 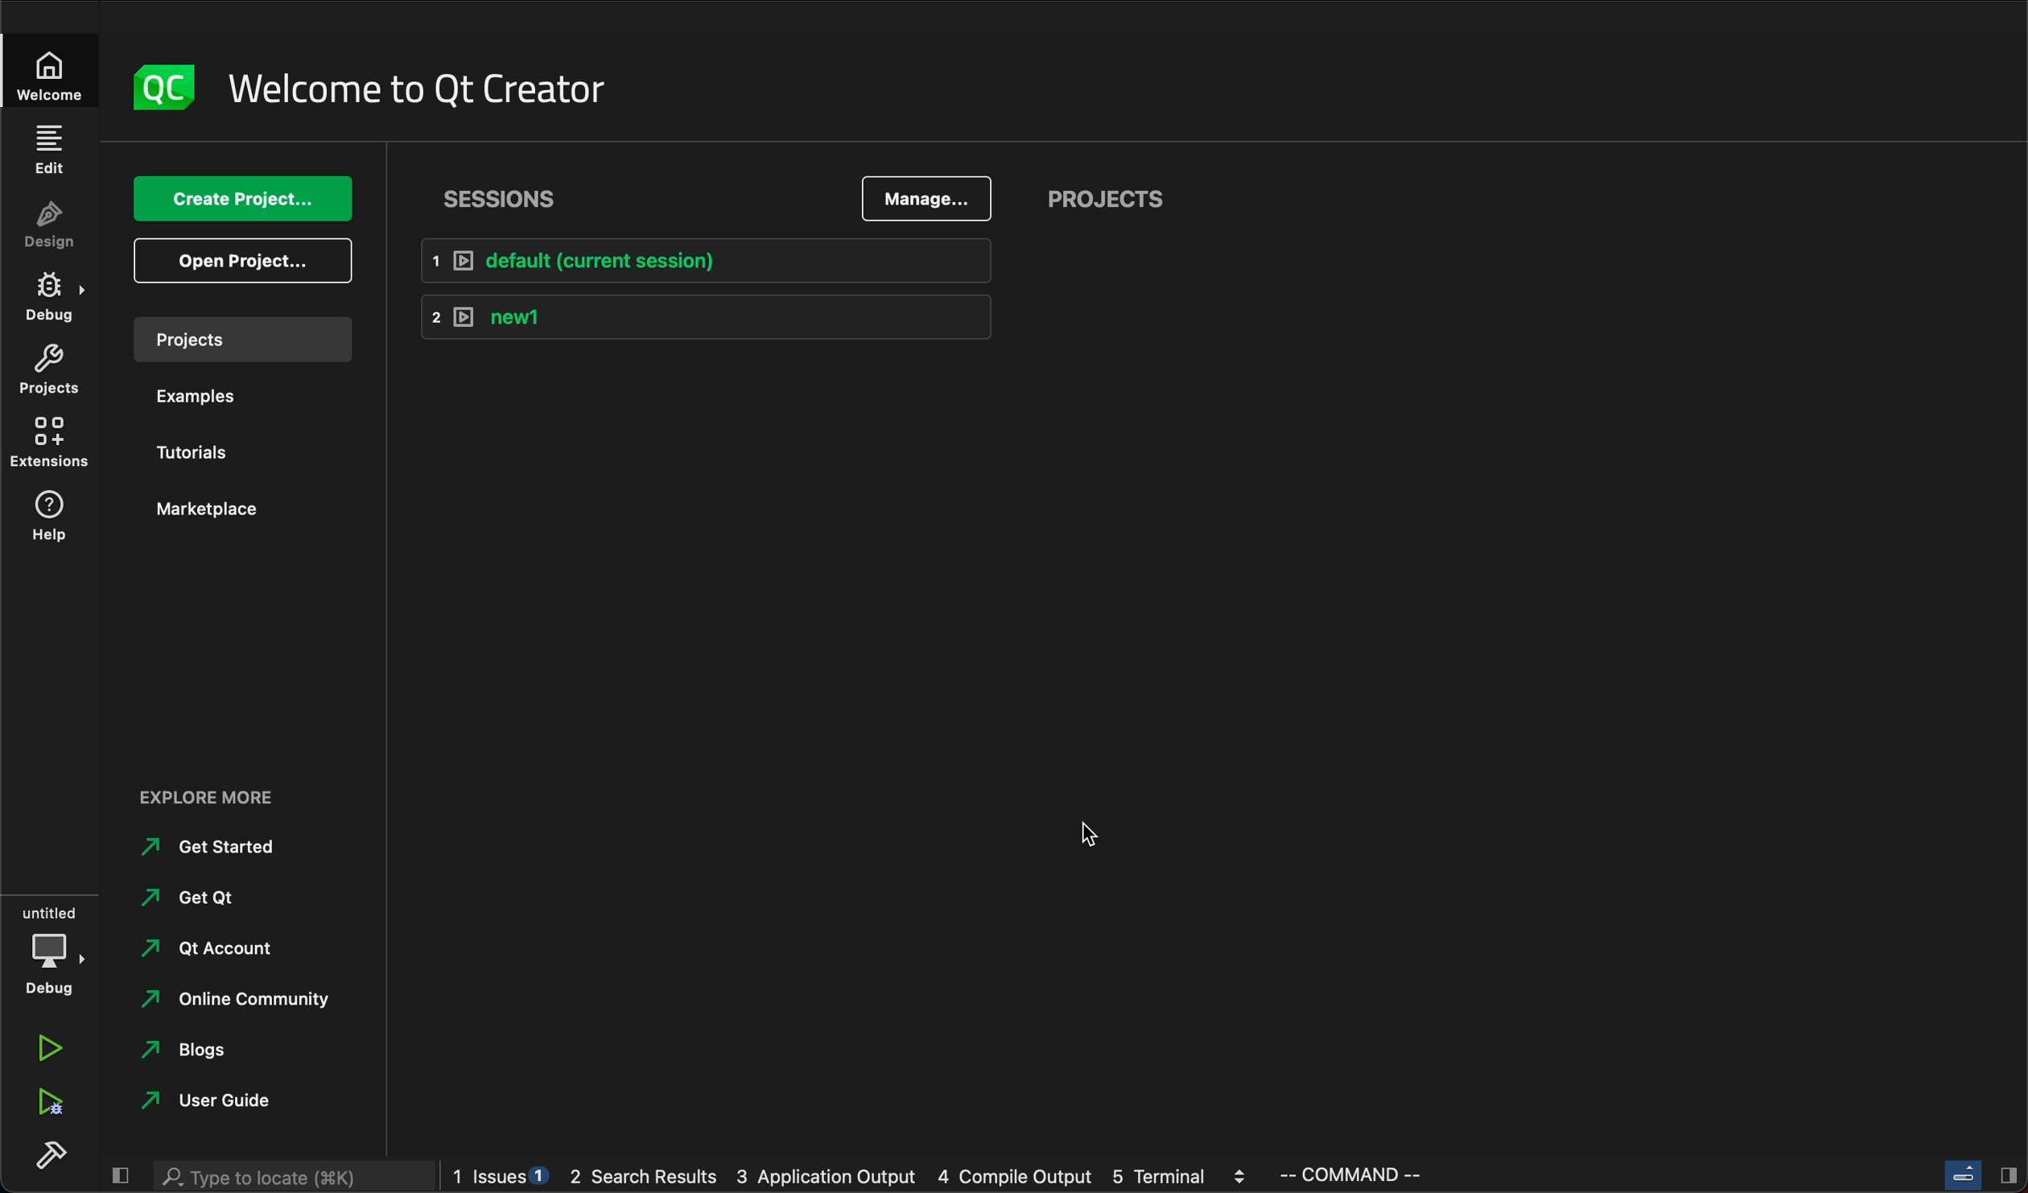 I want to click on design, so click(x=44, y=225).